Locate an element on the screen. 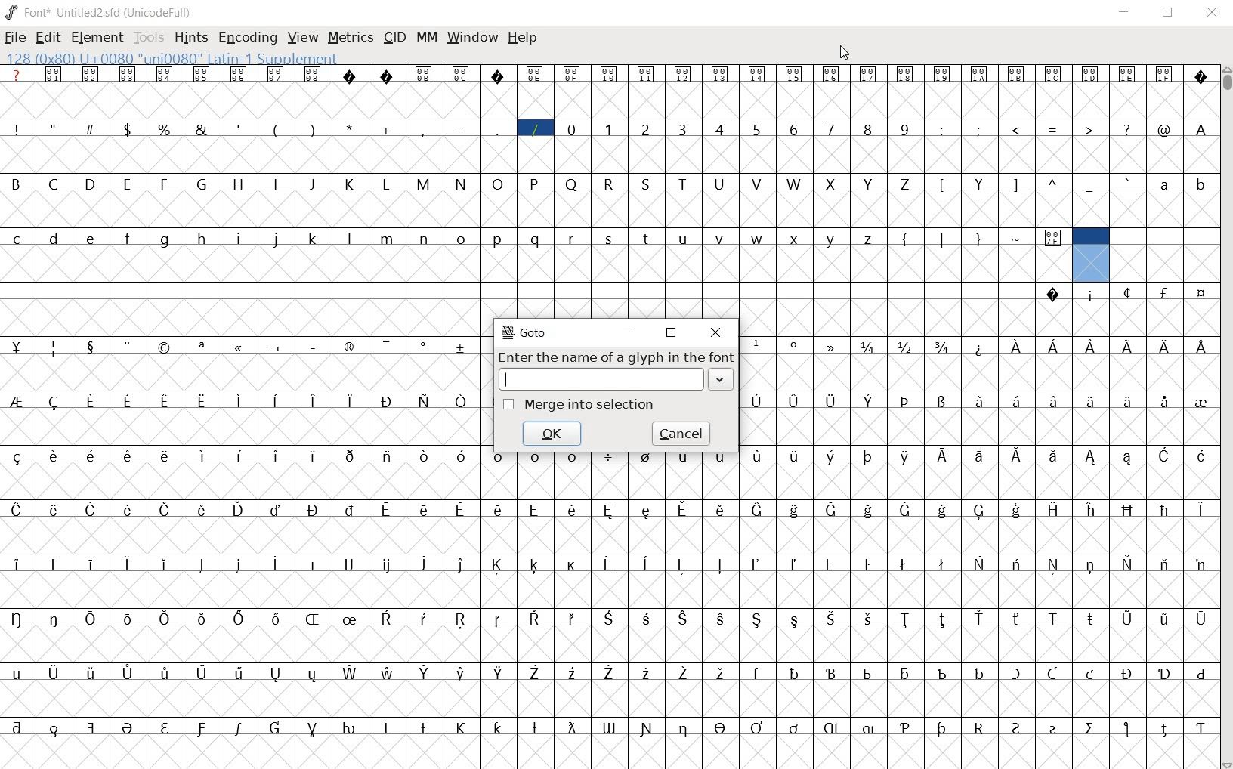  Symbol is located at coordinates (131, 345).